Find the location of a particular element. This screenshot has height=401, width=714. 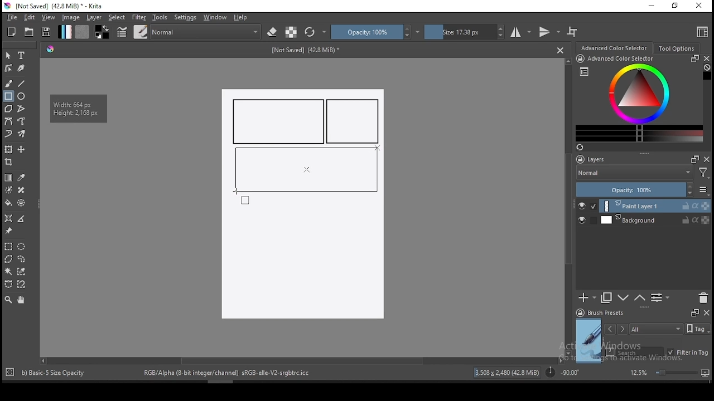

open is located at coordinates (29, 32).